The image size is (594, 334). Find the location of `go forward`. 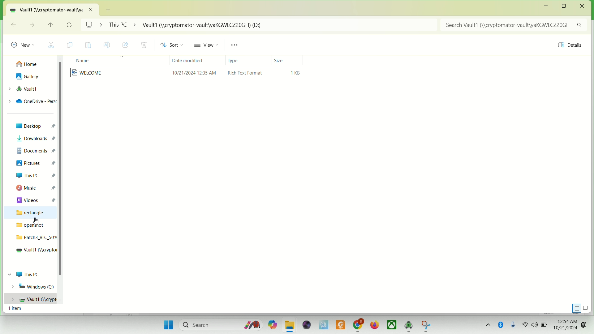

go forward is located at coordinates (31, 24).